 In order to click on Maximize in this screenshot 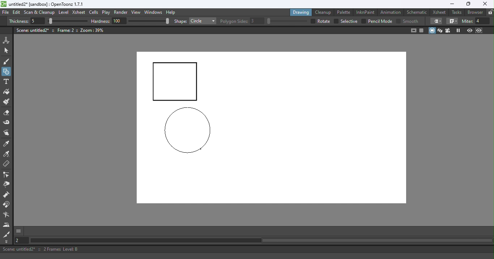, I will do `click(467, 4)`.